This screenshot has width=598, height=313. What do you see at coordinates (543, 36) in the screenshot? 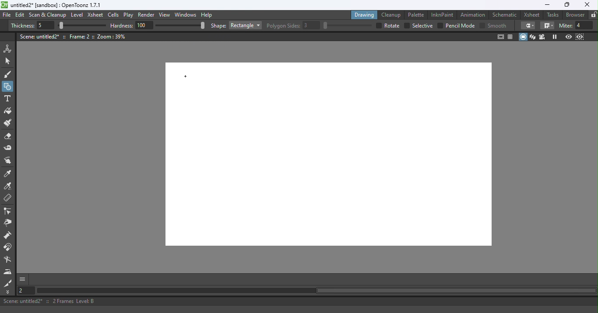
I see `Camera view` at bounding box center [543, 36].